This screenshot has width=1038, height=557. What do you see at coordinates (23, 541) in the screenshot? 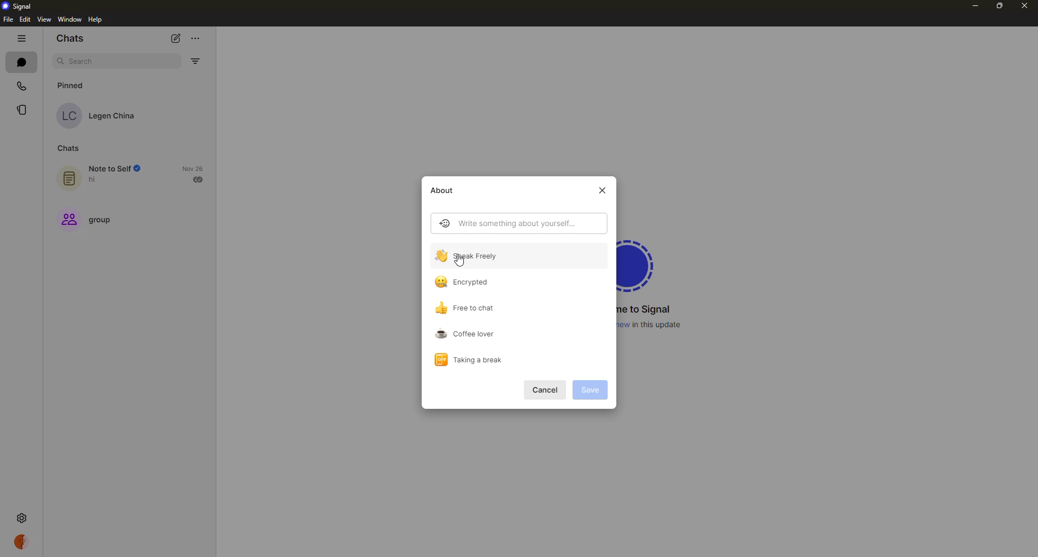
I see `profile` at bounding box center [23, 541].